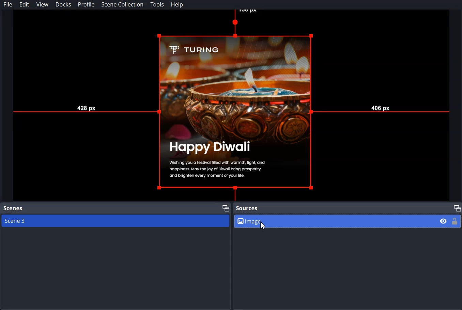  What do you see at coordinates (64, 4) in the screenshot?
I see `Docks` at bounding box center [64, 4].